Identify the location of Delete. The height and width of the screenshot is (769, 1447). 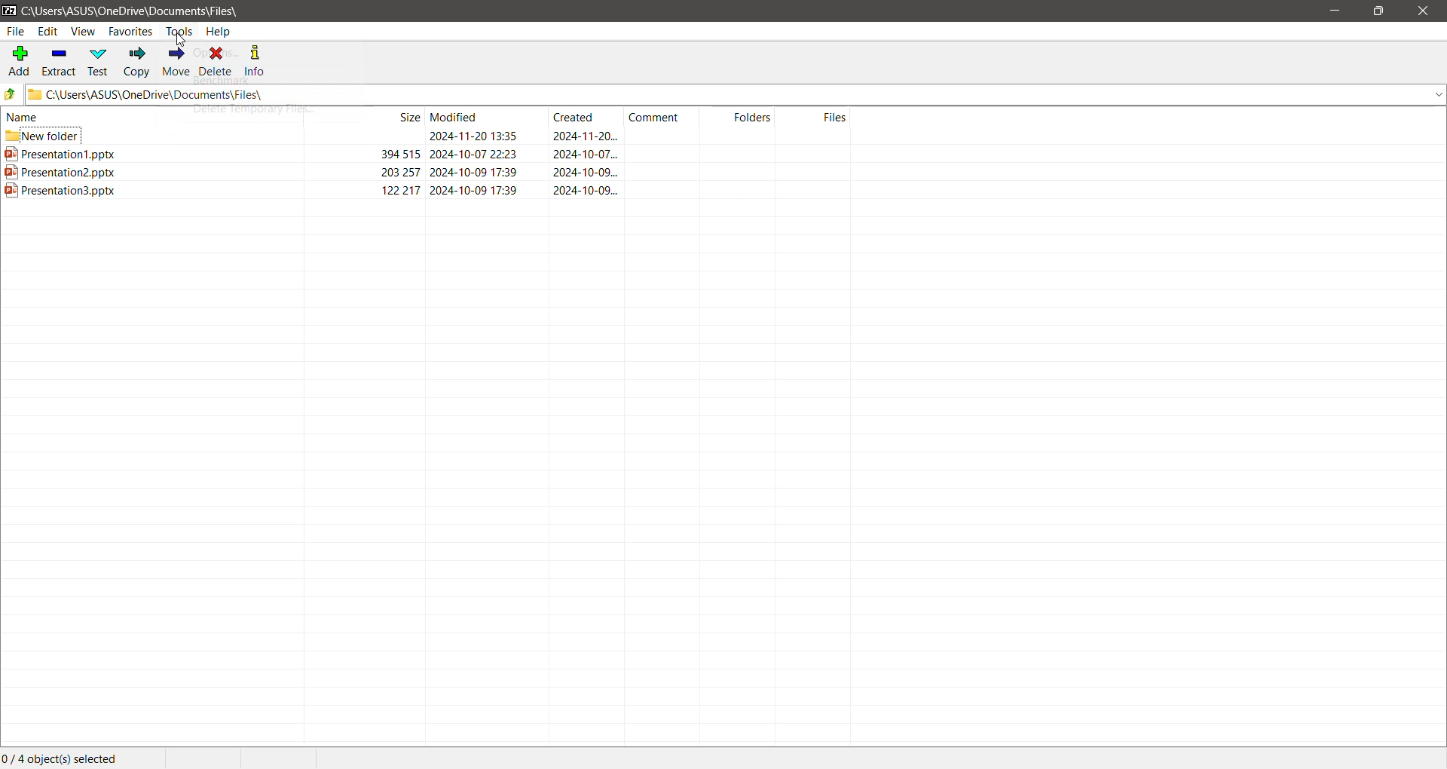
(219, 62).